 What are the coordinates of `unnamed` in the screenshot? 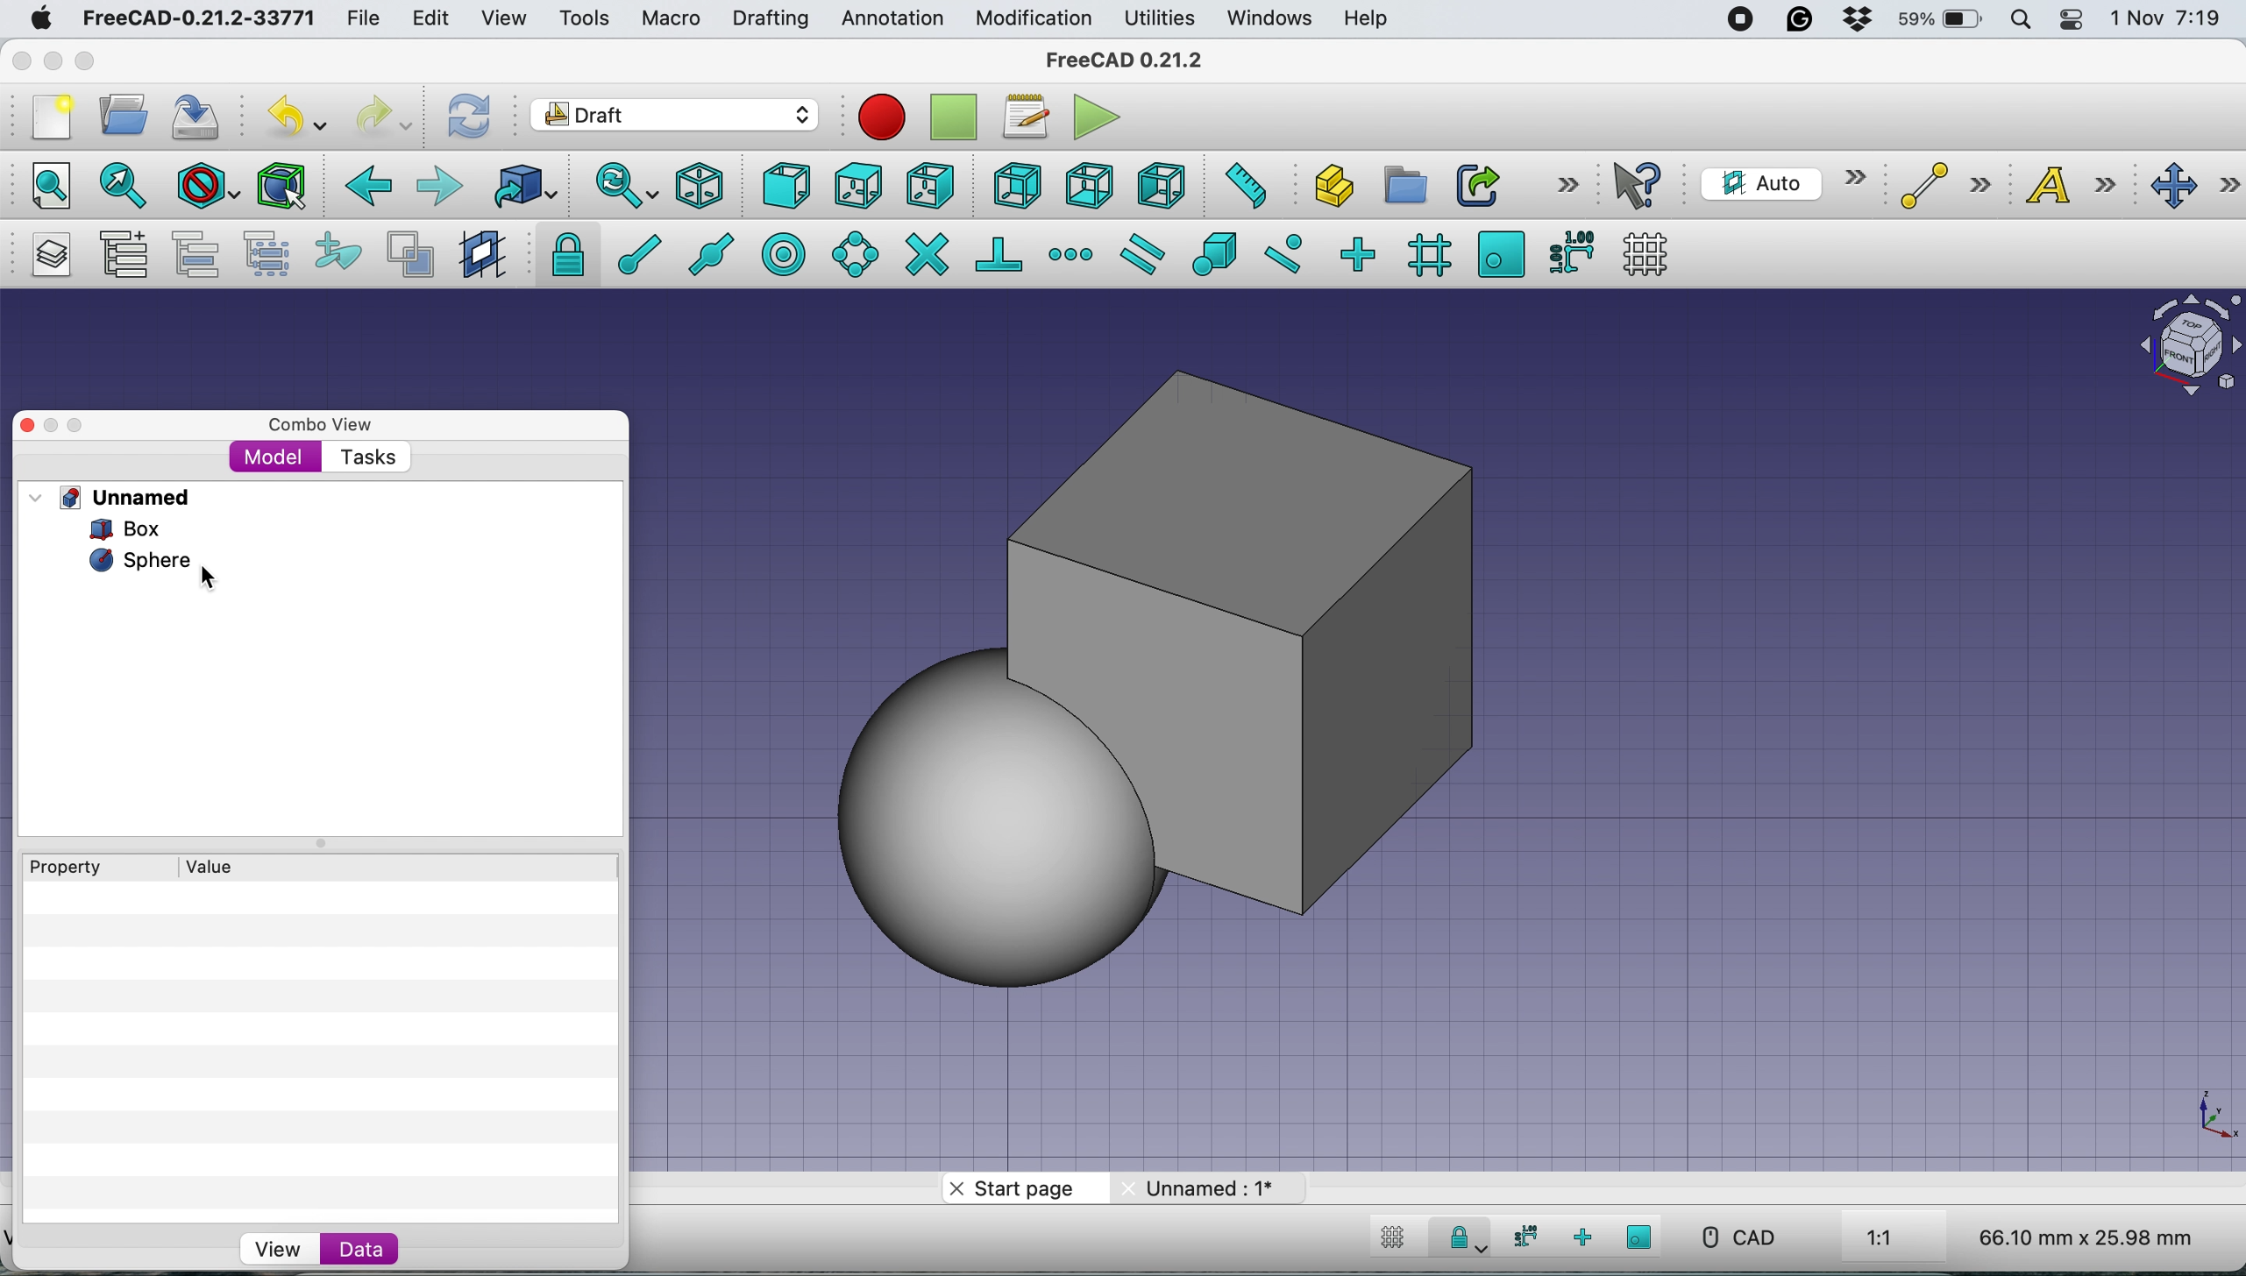 It's located at (117, 497).